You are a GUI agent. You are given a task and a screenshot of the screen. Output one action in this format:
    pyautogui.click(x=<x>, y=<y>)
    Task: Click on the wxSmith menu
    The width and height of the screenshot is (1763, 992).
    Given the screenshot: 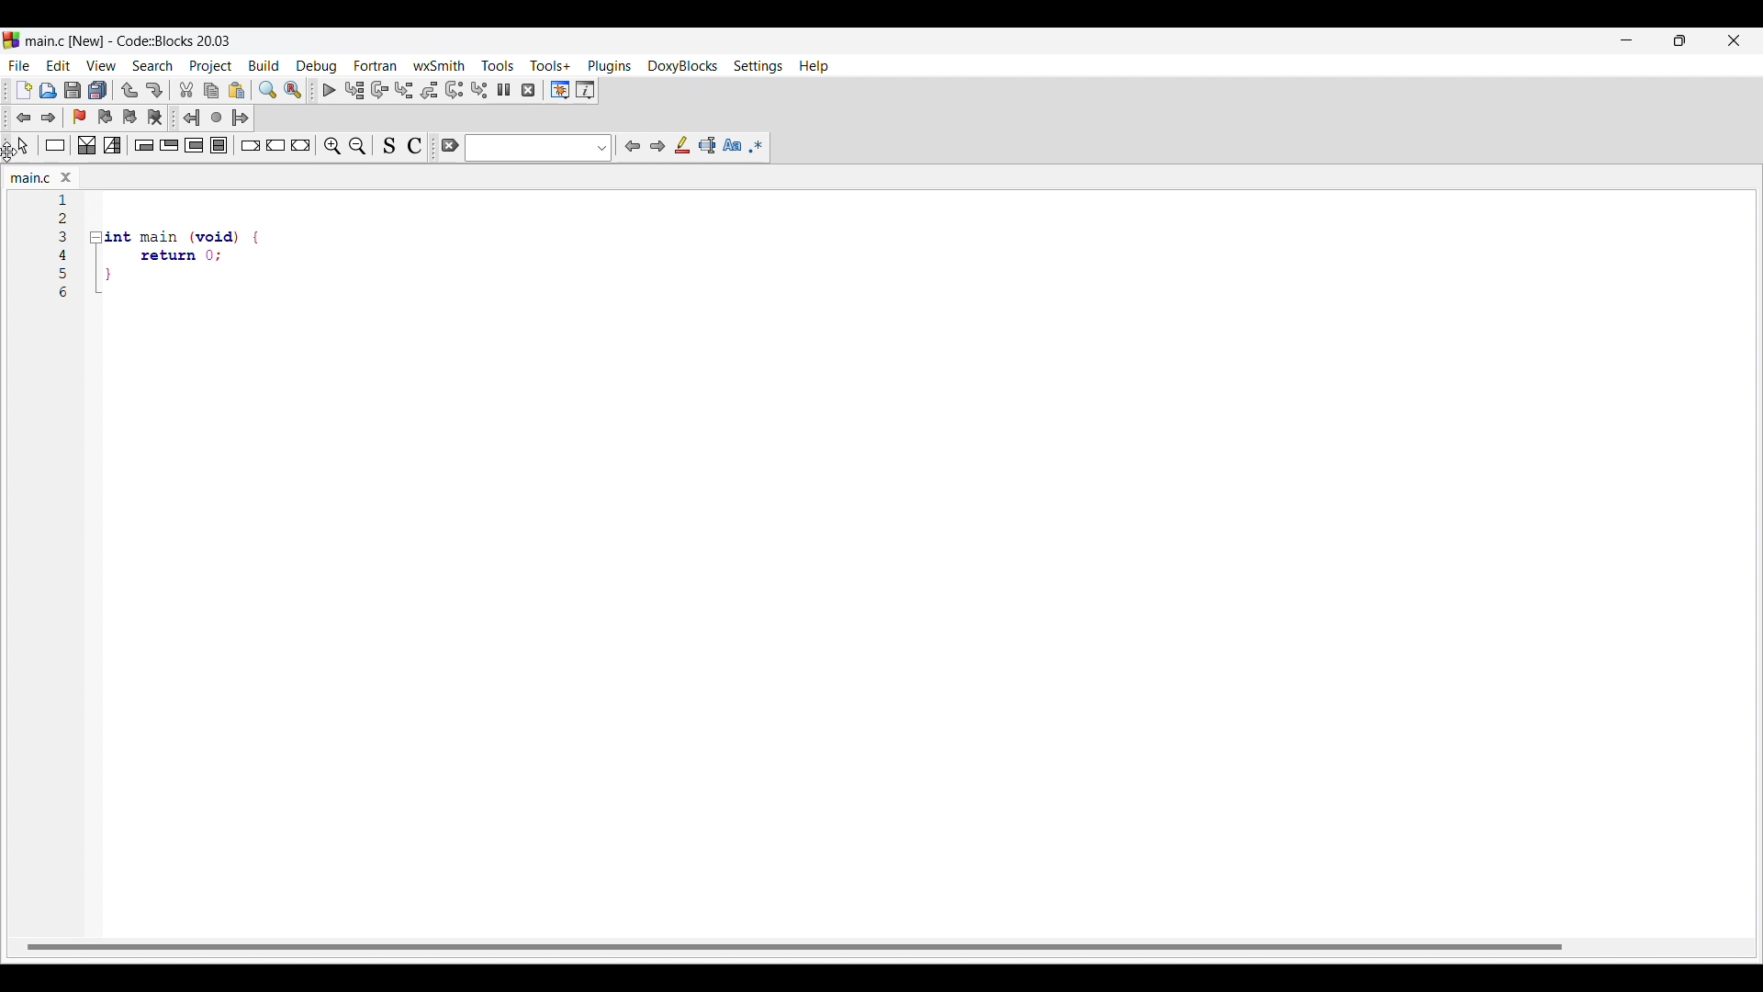 What is the action you would take?
    pyautogui.click(x=439, y=65)
    